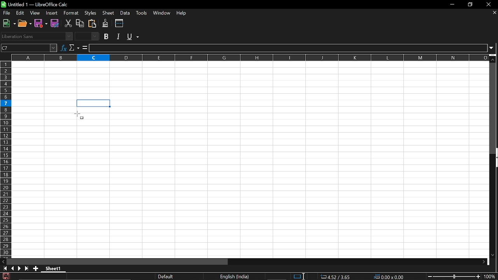 Image resolution: width=498 pixels, height=280 pixels. I want to click on First sheet, so click(4, 268).